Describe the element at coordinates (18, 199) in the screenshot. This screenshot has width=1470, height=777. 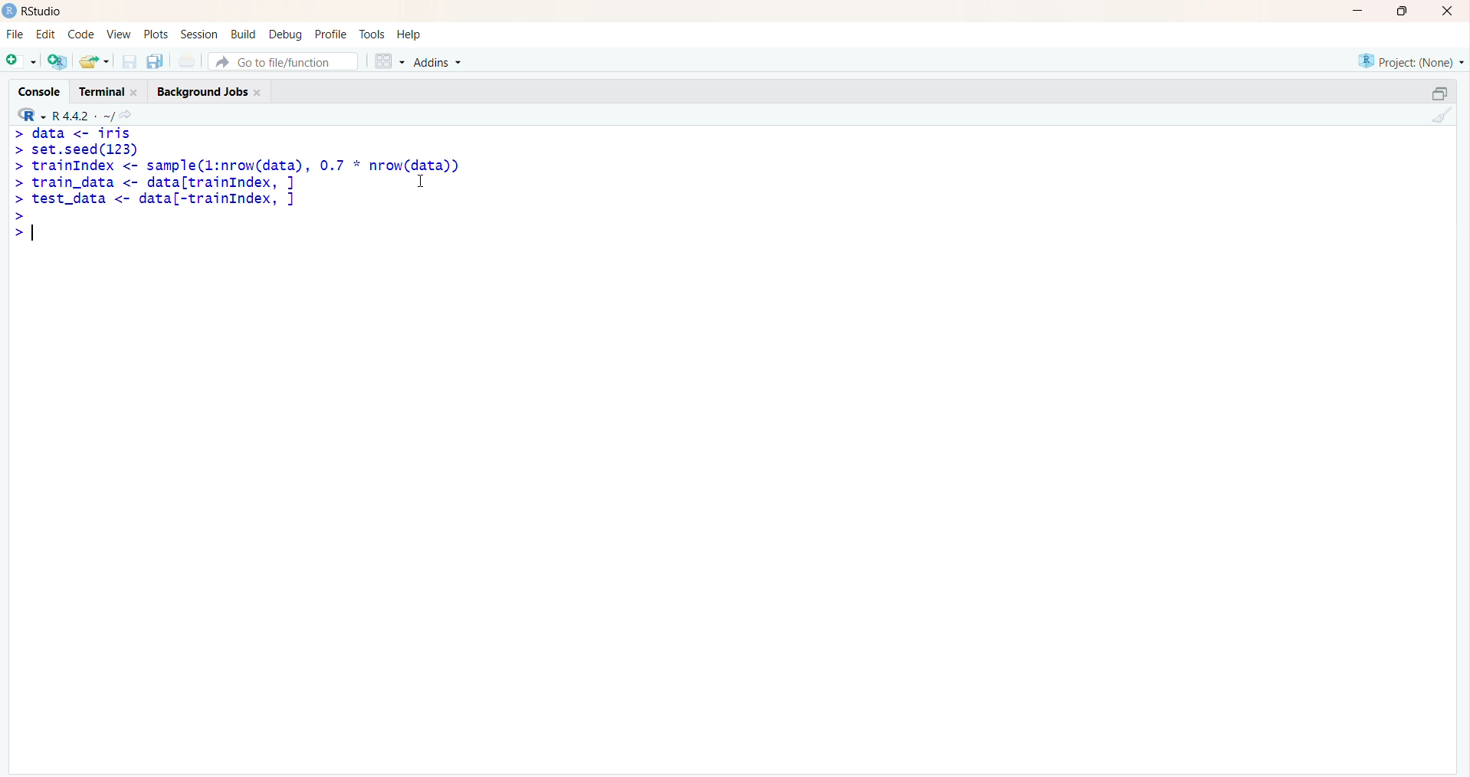
I see `Prompt cursor` at that location.